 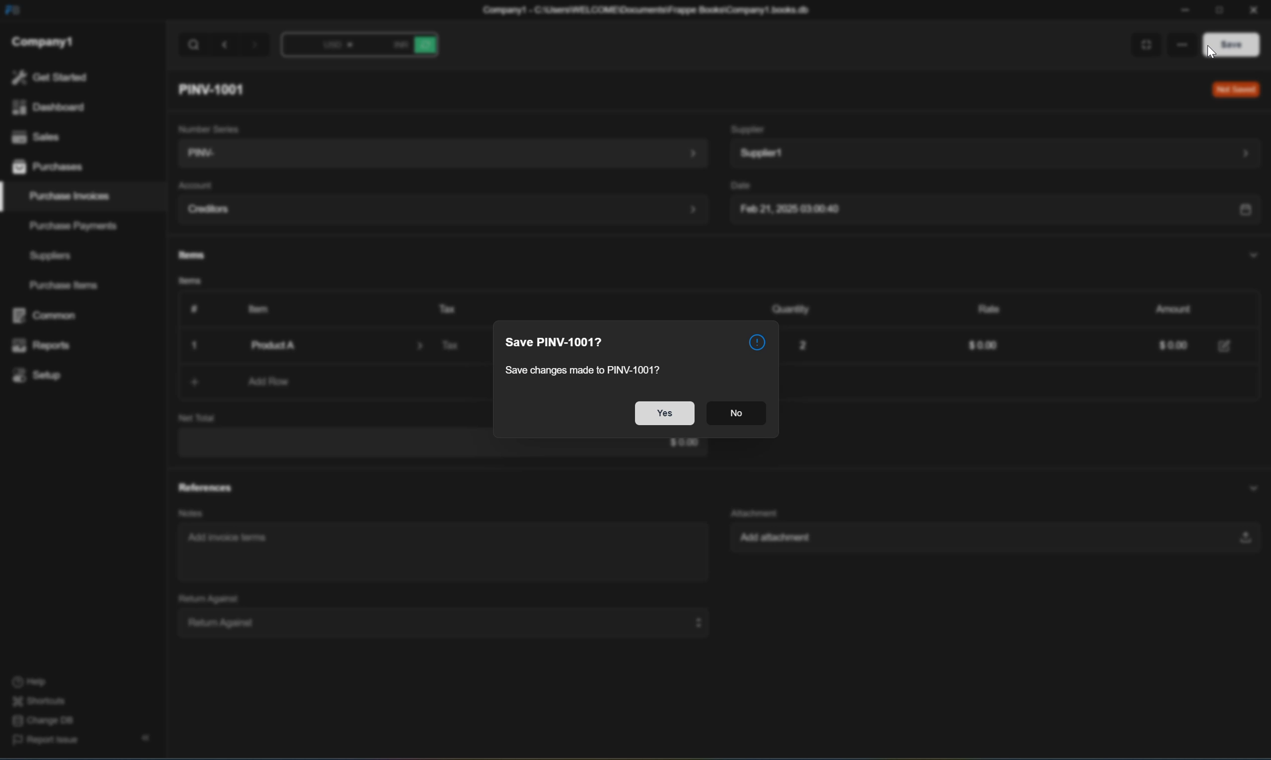 What do you see at coordinates (50, 256) in the screenshot?
I see `suppliers` at bounding box center [50, 256].